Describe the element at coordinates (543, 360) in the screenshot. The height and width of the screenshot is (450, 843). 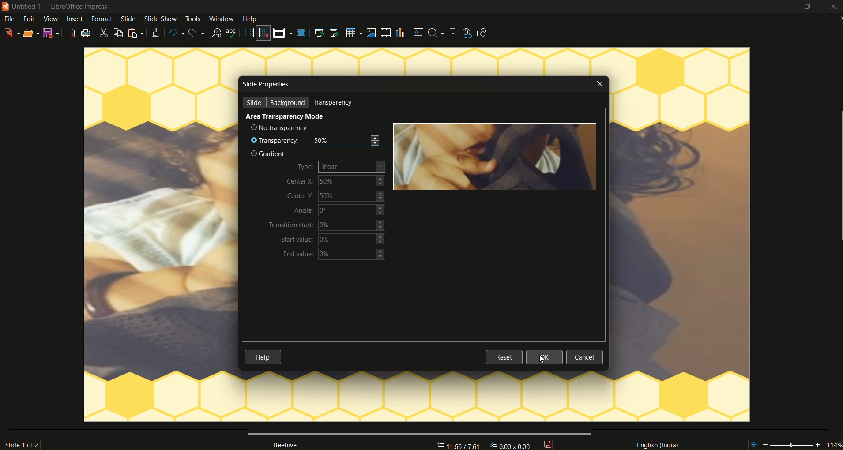
I see `cursor` at that location.